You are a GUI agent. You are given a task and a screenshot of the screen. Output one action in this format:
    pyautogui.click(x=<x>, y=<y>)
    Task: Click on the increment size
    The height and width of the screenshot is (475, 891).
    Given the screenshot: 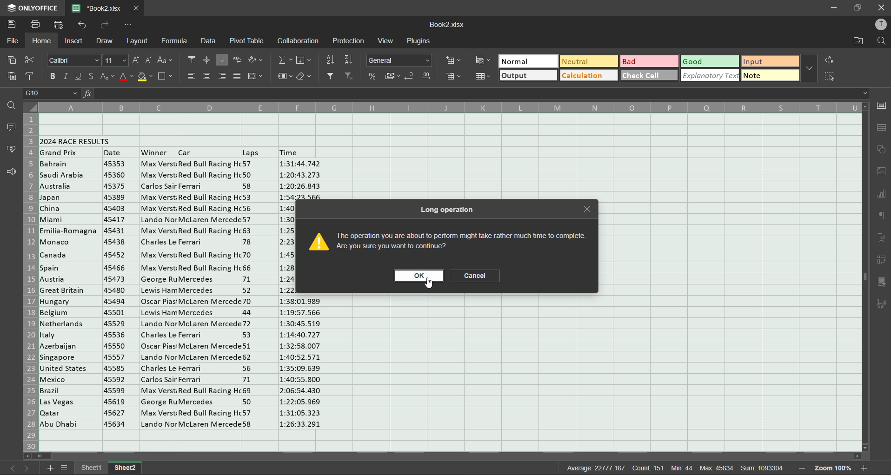 What is the action you would take?
    pyautogui.click(x=137, y=60)
    